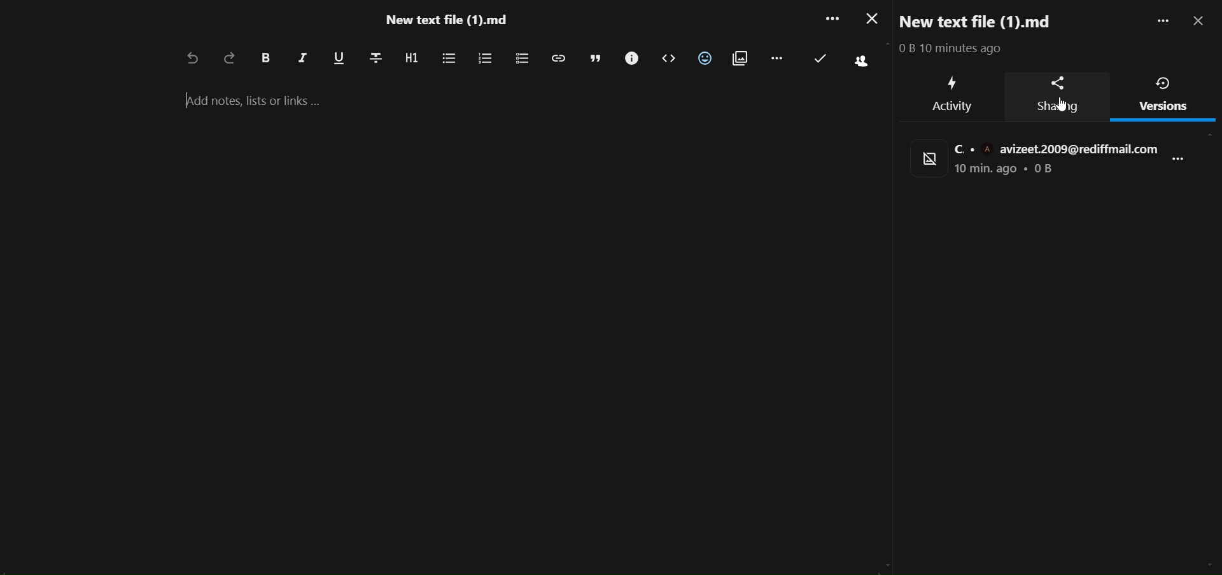 The height and width of the screenshot is (575, 1222). What do you see at coordinates (1058, 81) in the screenshot?
I see `sharing` at bounding box center [1058, 81].